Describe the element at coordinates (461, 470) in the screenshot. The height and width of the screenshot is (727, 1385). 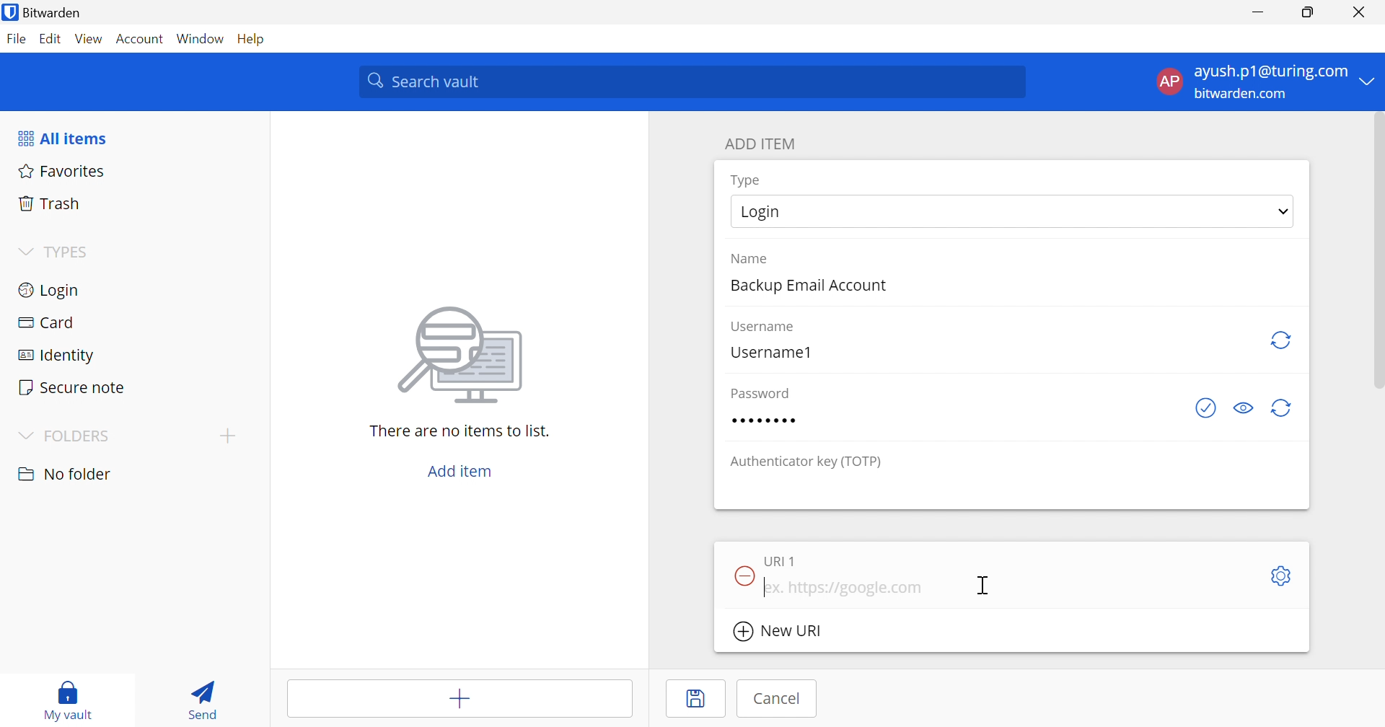
I see `Add item` at that location.